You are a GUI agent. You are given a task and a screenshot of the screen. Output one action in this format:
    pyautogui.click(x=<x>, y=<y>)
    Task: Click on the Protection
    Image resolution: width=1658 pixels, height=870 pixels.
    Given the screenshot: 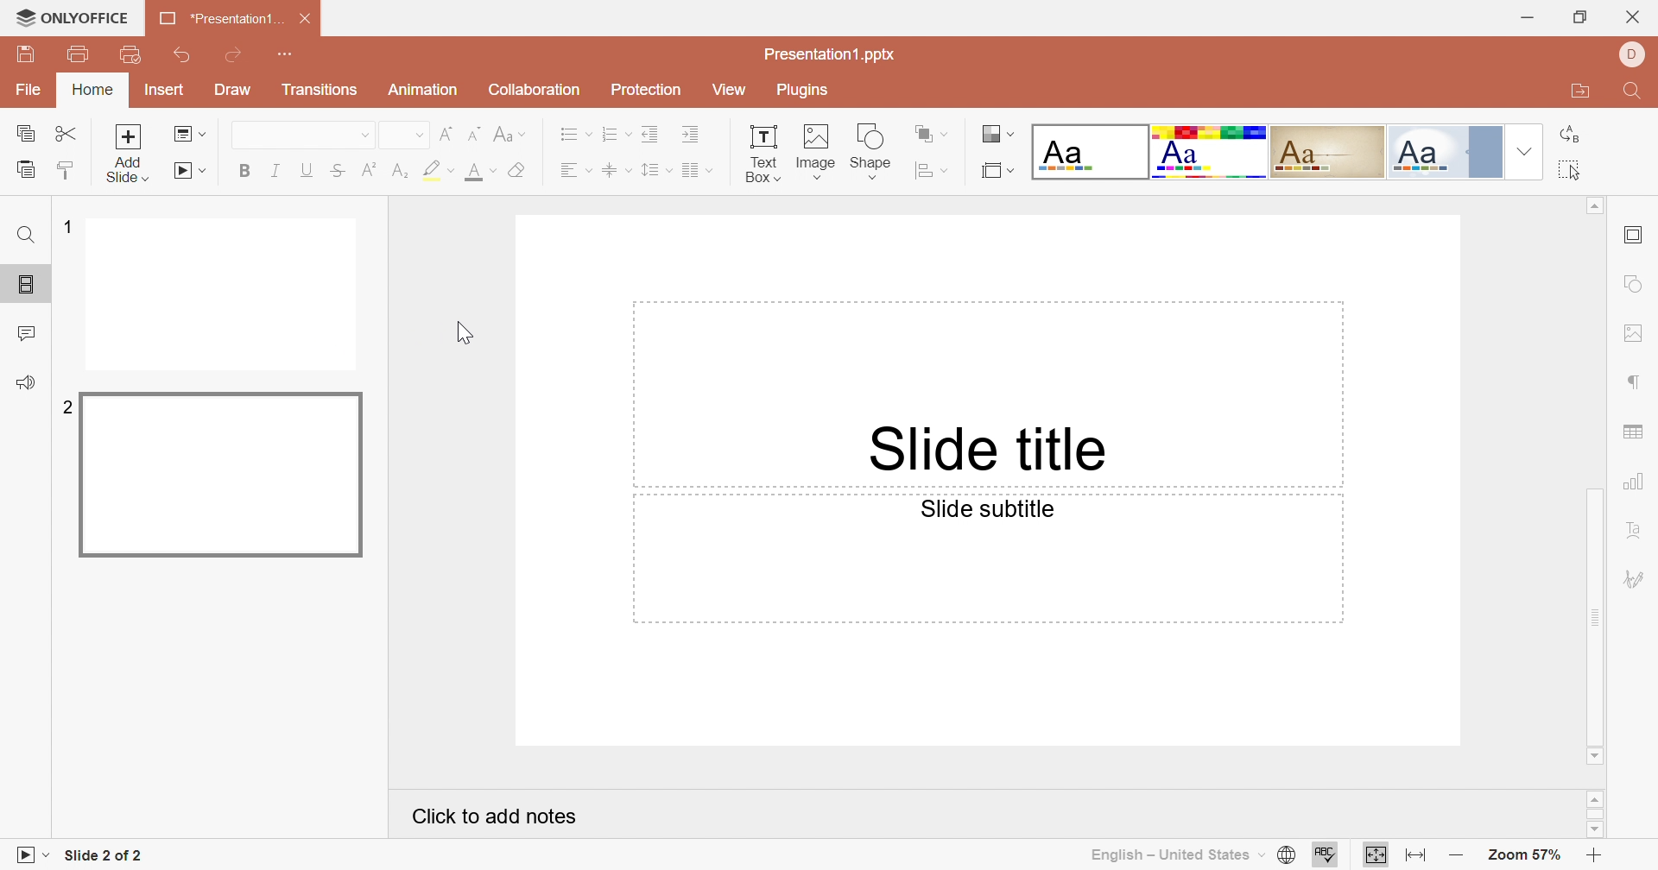 What is the action you would take?
    pyautogui.click(x=648, y=91)
    